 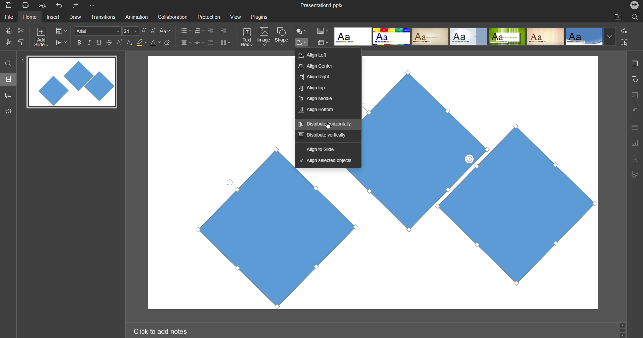 What do you see at coordinates (99, 43) in the screenshot?
I see `Underline` at bounding box center [99, 43].